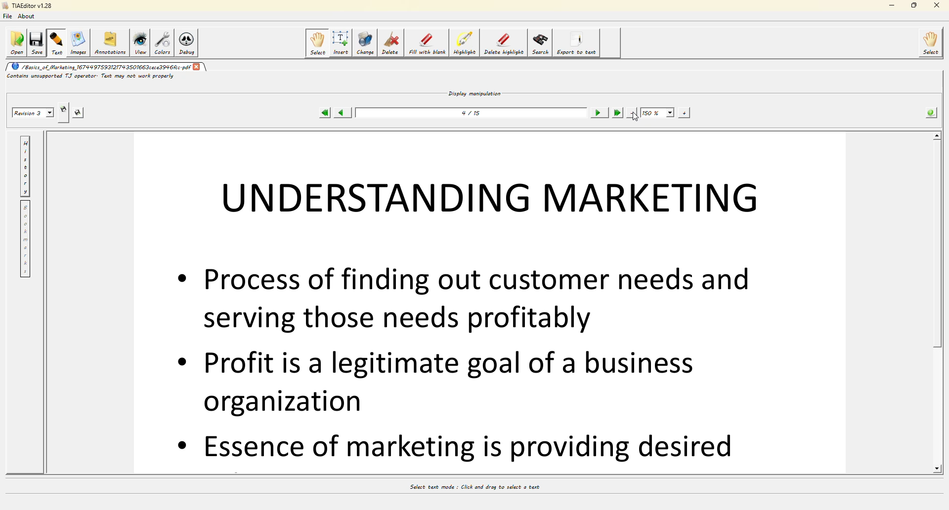 This screenshot has width=949, height=510. I want to click on save, so click(37, 43).